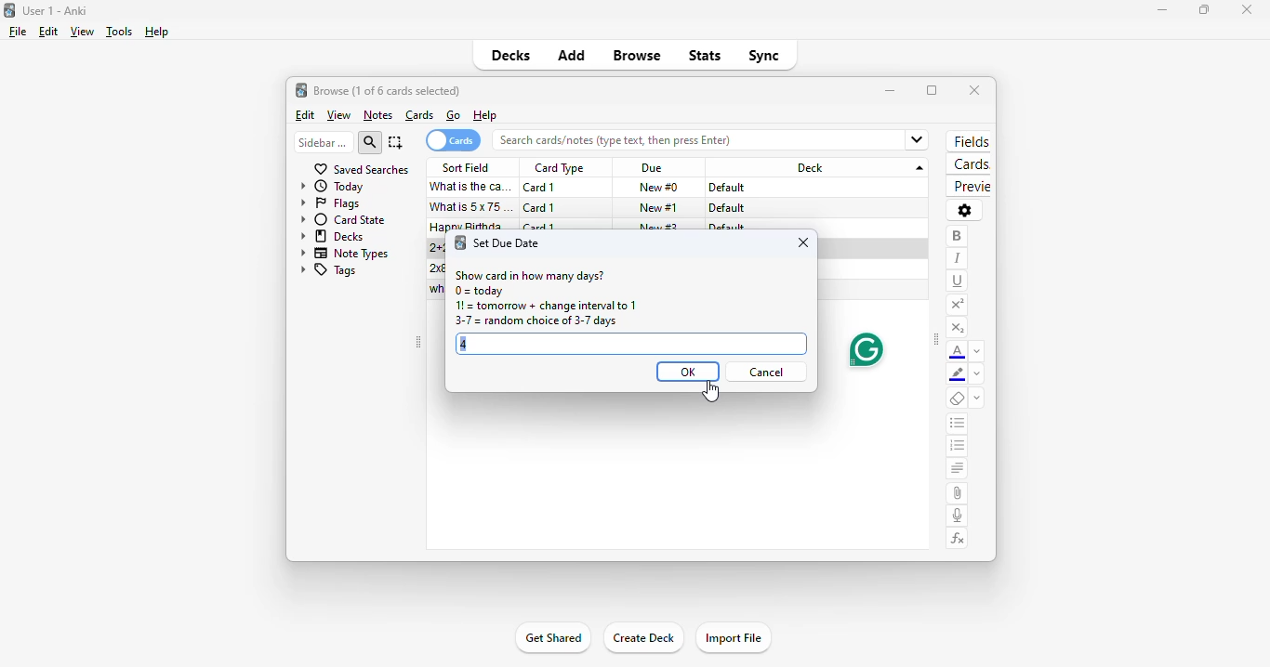 Image resolution: width=1270 pixels, height=667 pixels. I want to click on new #0, so click(658, 188).